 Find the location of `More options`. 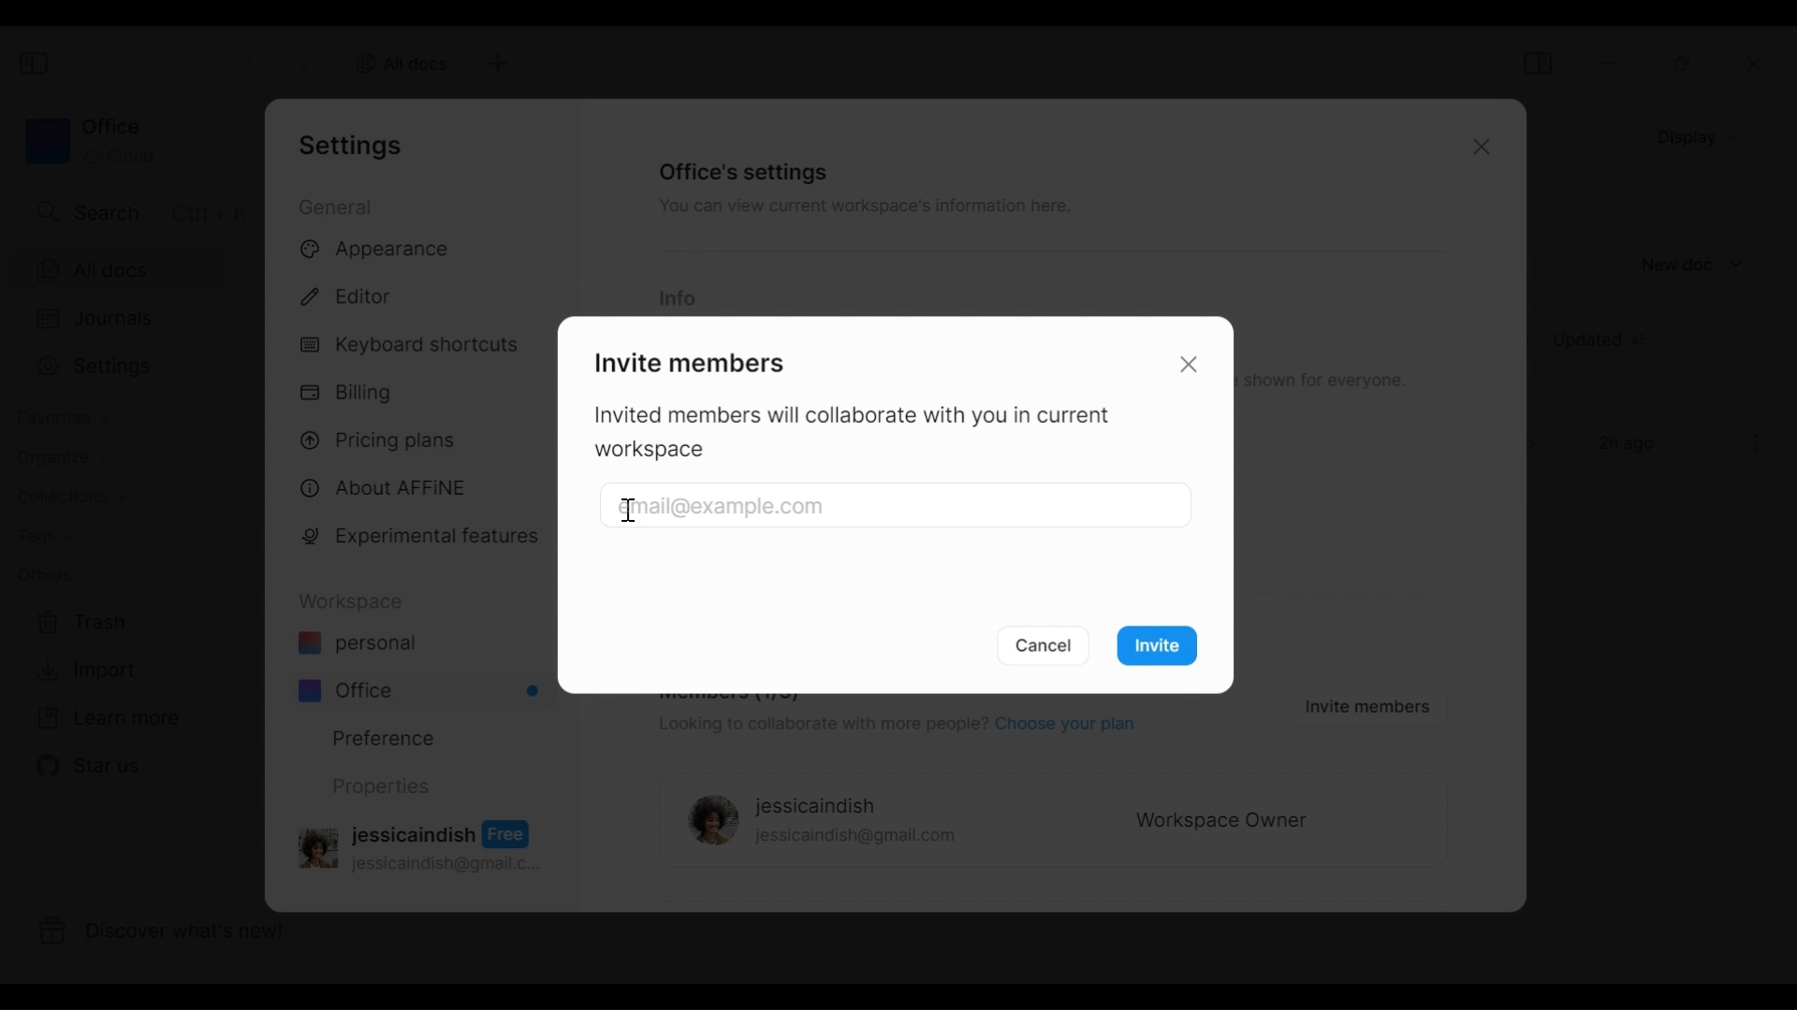

More options is located at coordinates (1758, 443).